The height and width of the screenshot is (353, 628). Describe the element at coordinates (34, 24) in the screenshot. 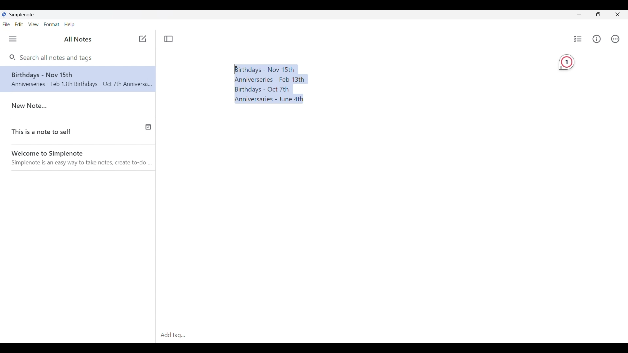

I see `View menu` at that location.